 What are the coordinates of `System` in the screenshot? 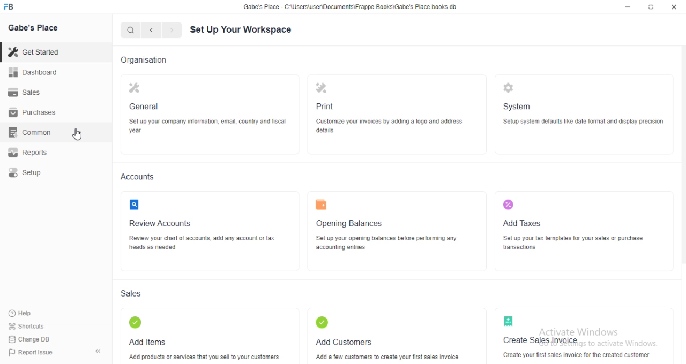 It's located at (519, 107).